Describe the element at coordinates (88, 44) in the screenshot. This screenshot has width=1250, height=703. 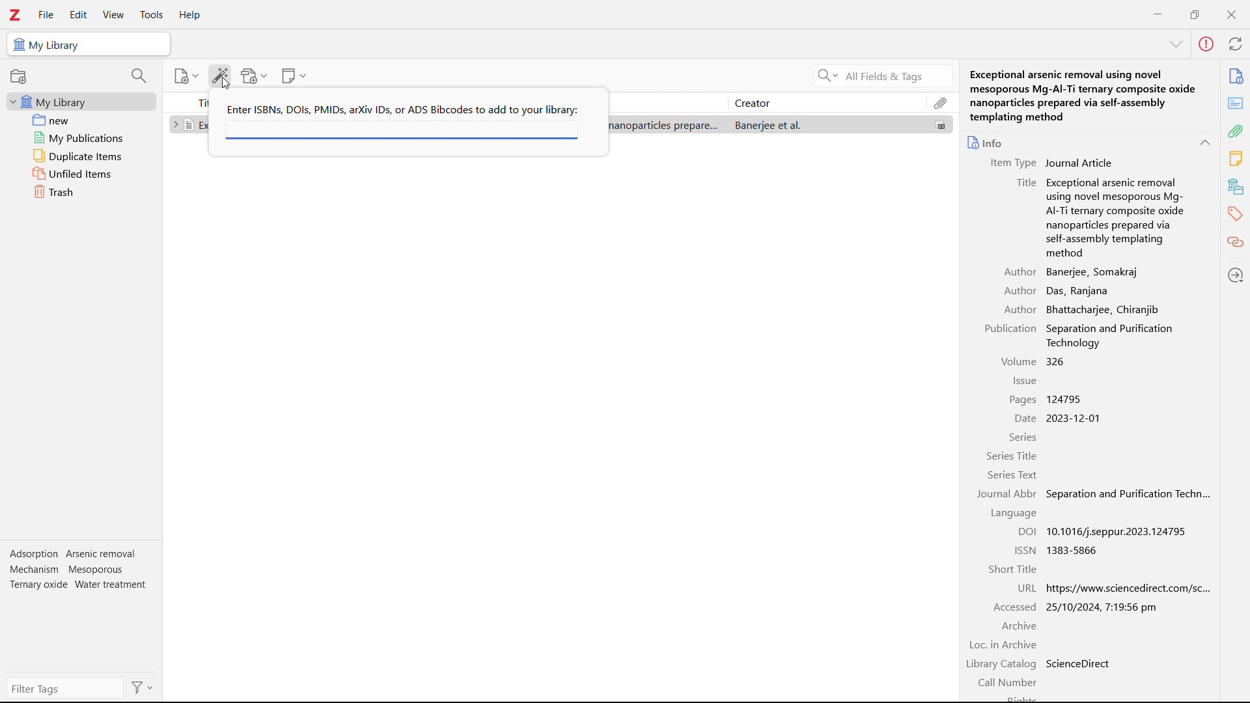
I see `selected library` at that location.